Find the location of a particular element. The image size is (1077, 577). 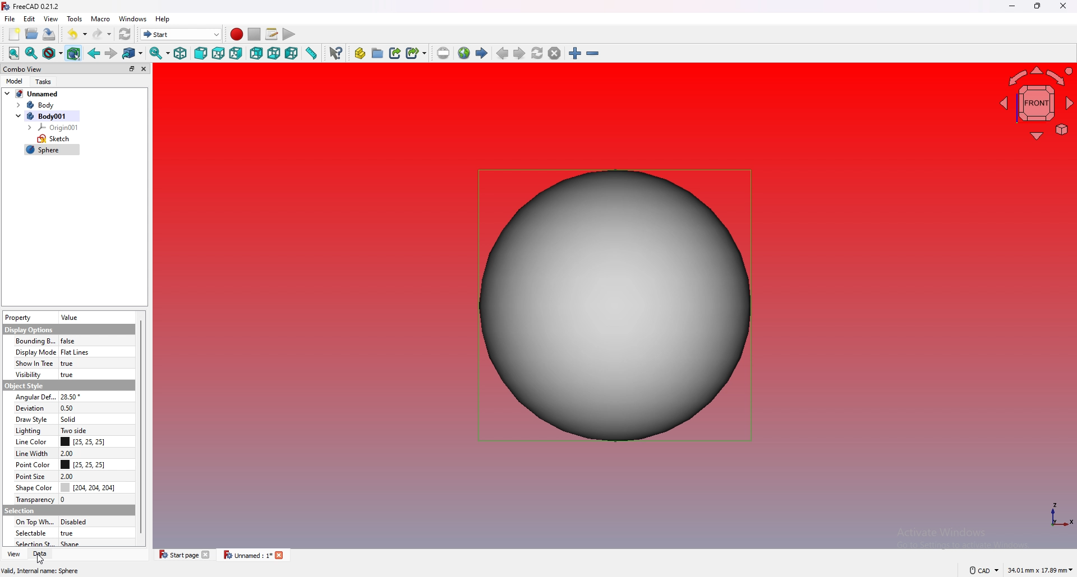

cursor is located at coordinates (41, 560).